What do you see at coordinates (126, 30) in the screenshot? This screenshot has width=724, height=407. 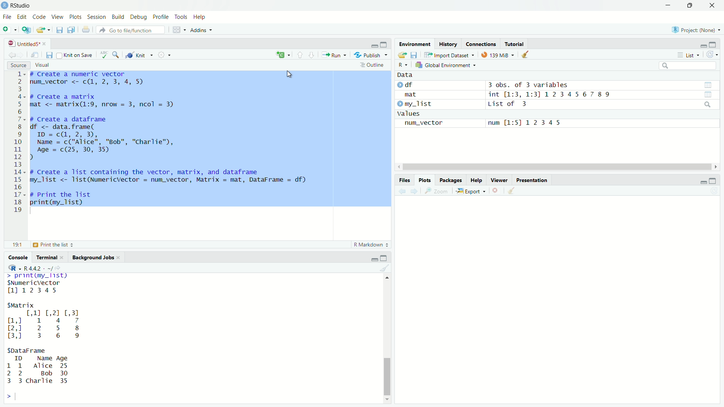 I see `Go to file/function` at bounding box center [126, 30].